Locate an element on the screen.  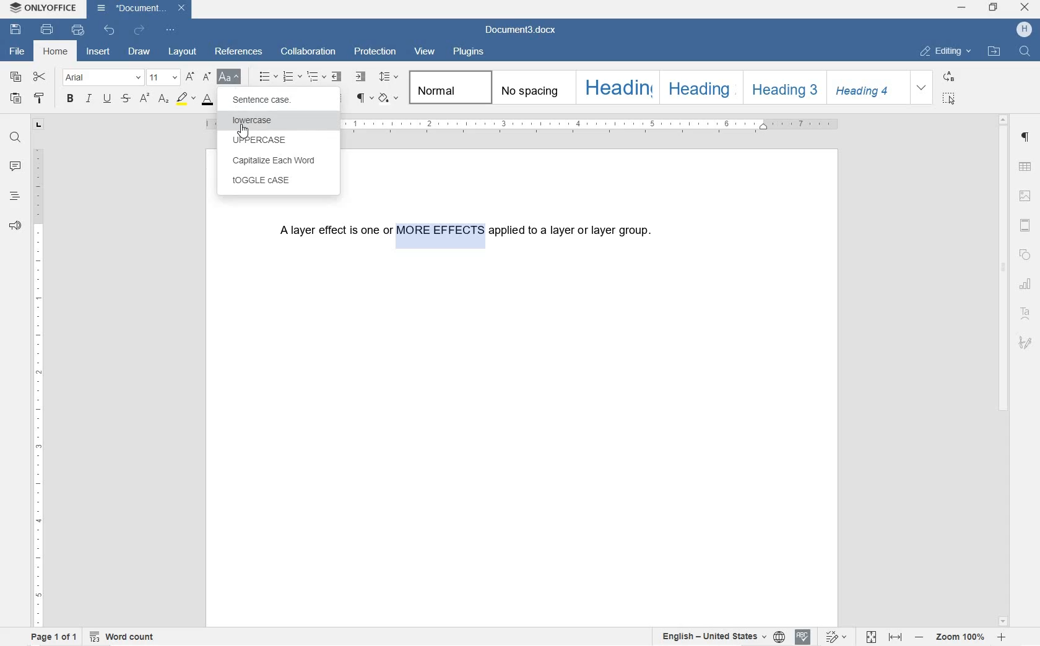
RULER is located at coordinates (38, 385).